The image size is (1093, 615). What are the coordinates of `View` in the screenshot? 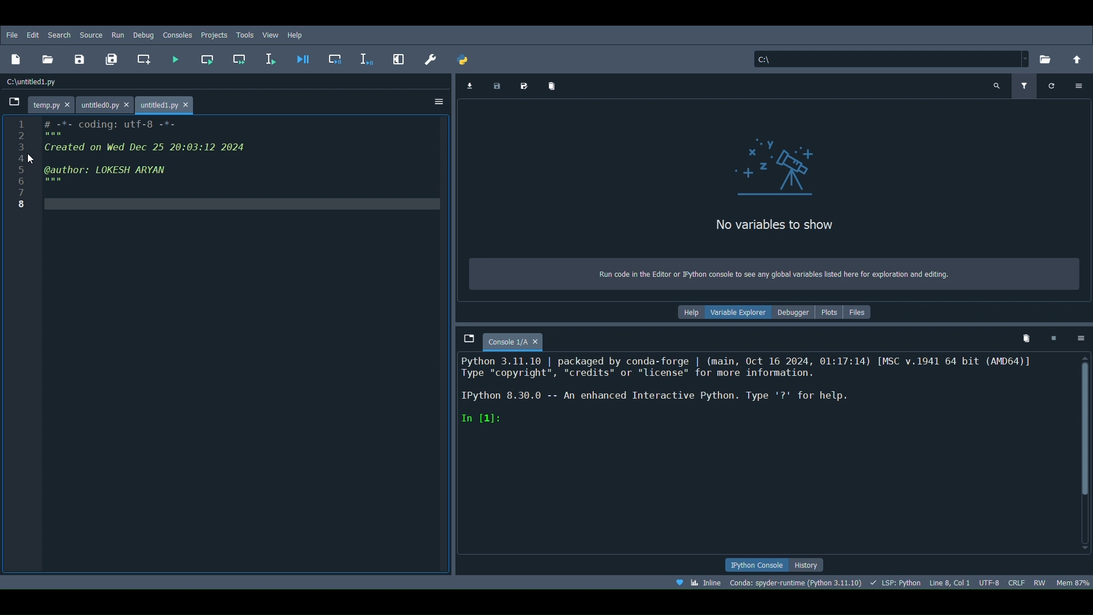 It's located at (272, 34).